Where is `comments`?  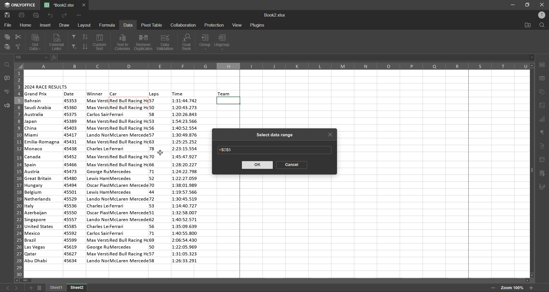
comments is located at coordinates (6, 78).